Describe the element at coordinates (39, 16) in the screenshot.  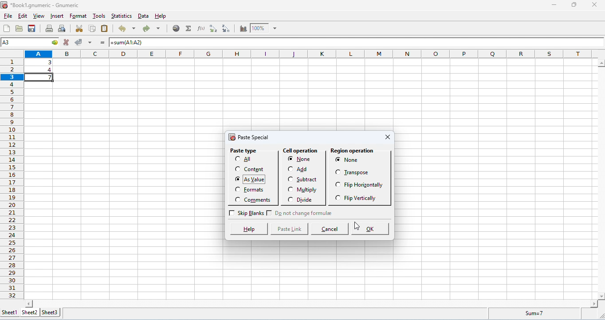
I see `view` at that location.